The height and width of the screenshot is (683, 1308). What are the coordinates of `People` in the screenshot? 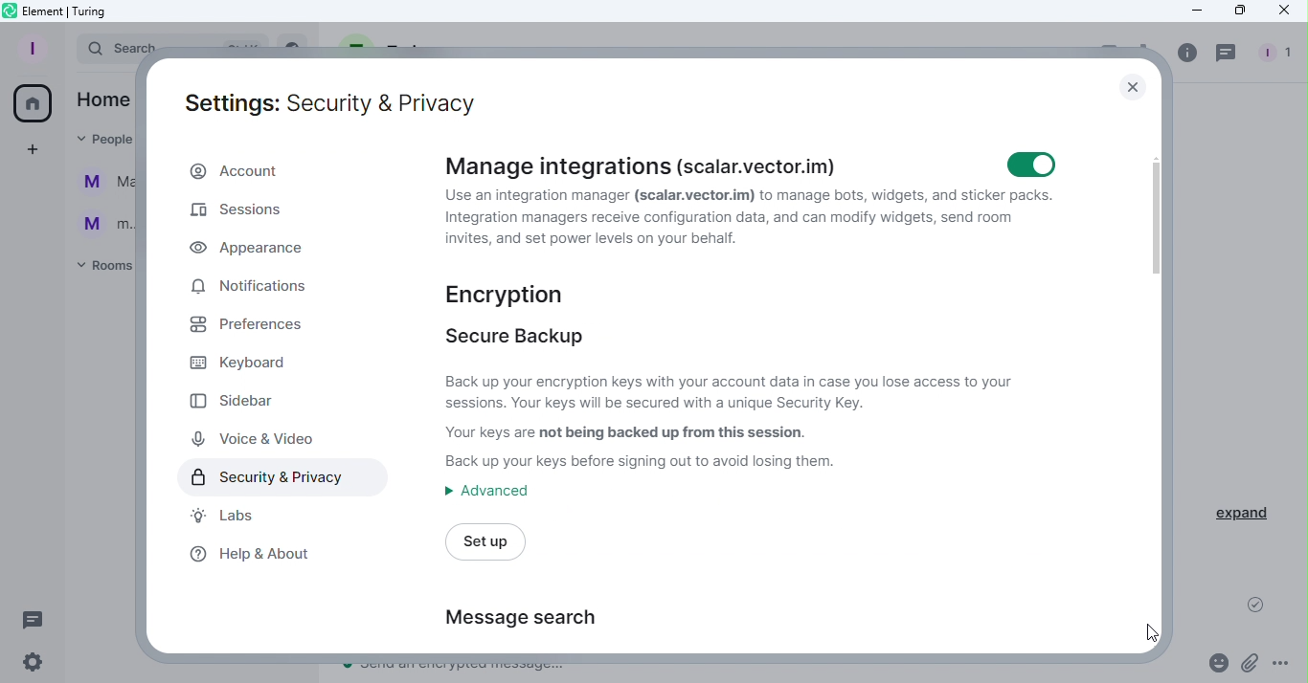 It's located at (97, 139).